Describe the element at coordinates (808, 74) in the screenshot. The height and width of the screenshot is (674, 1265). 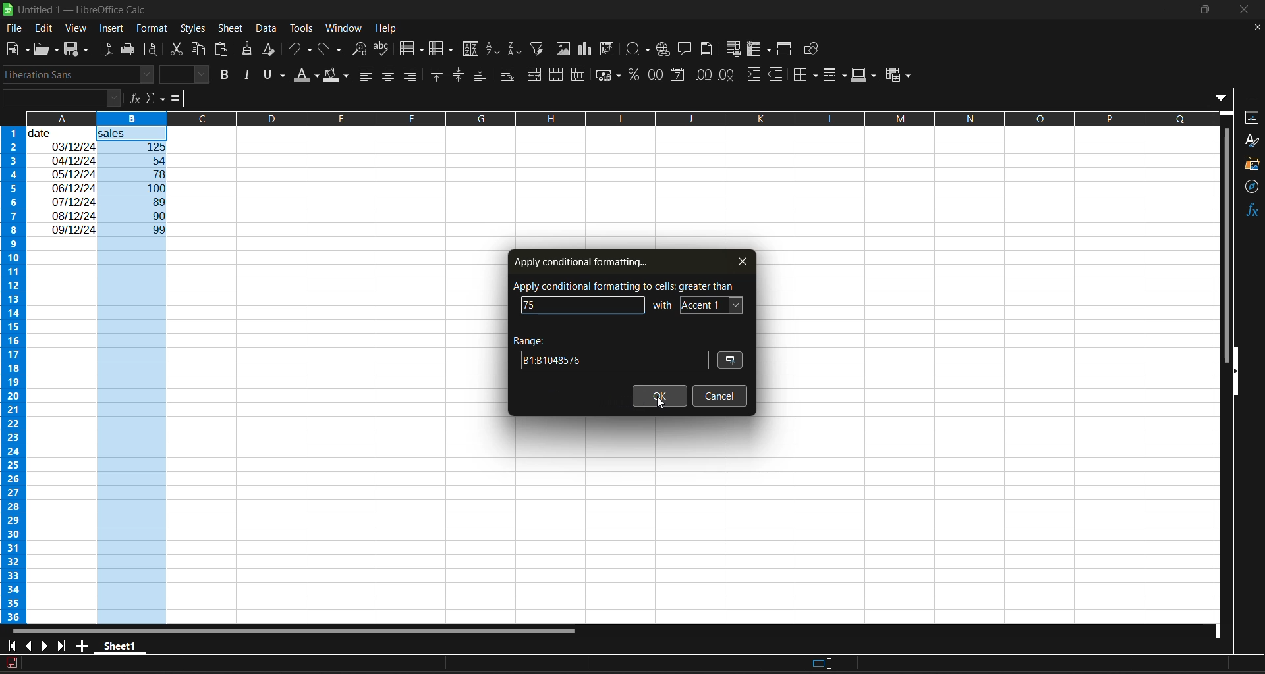
I see `borders` at that location.